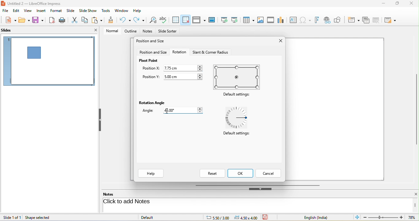  I want to click on close, so click(96, 30).